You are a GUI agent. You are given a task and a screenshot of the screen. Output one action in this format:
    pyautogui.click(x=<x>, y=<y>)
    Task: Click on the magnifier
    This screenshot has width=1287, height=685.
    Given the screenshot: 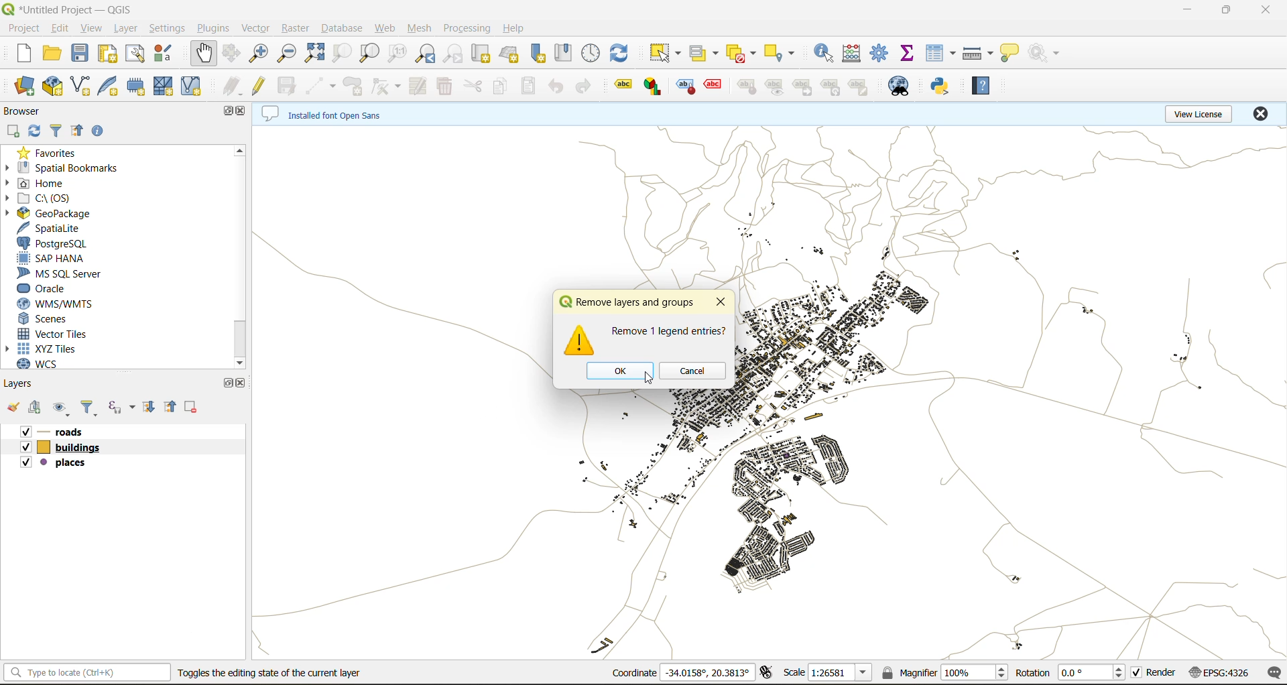 What is the action you would take?
    pyautogui.click(x=944, y=675)
    